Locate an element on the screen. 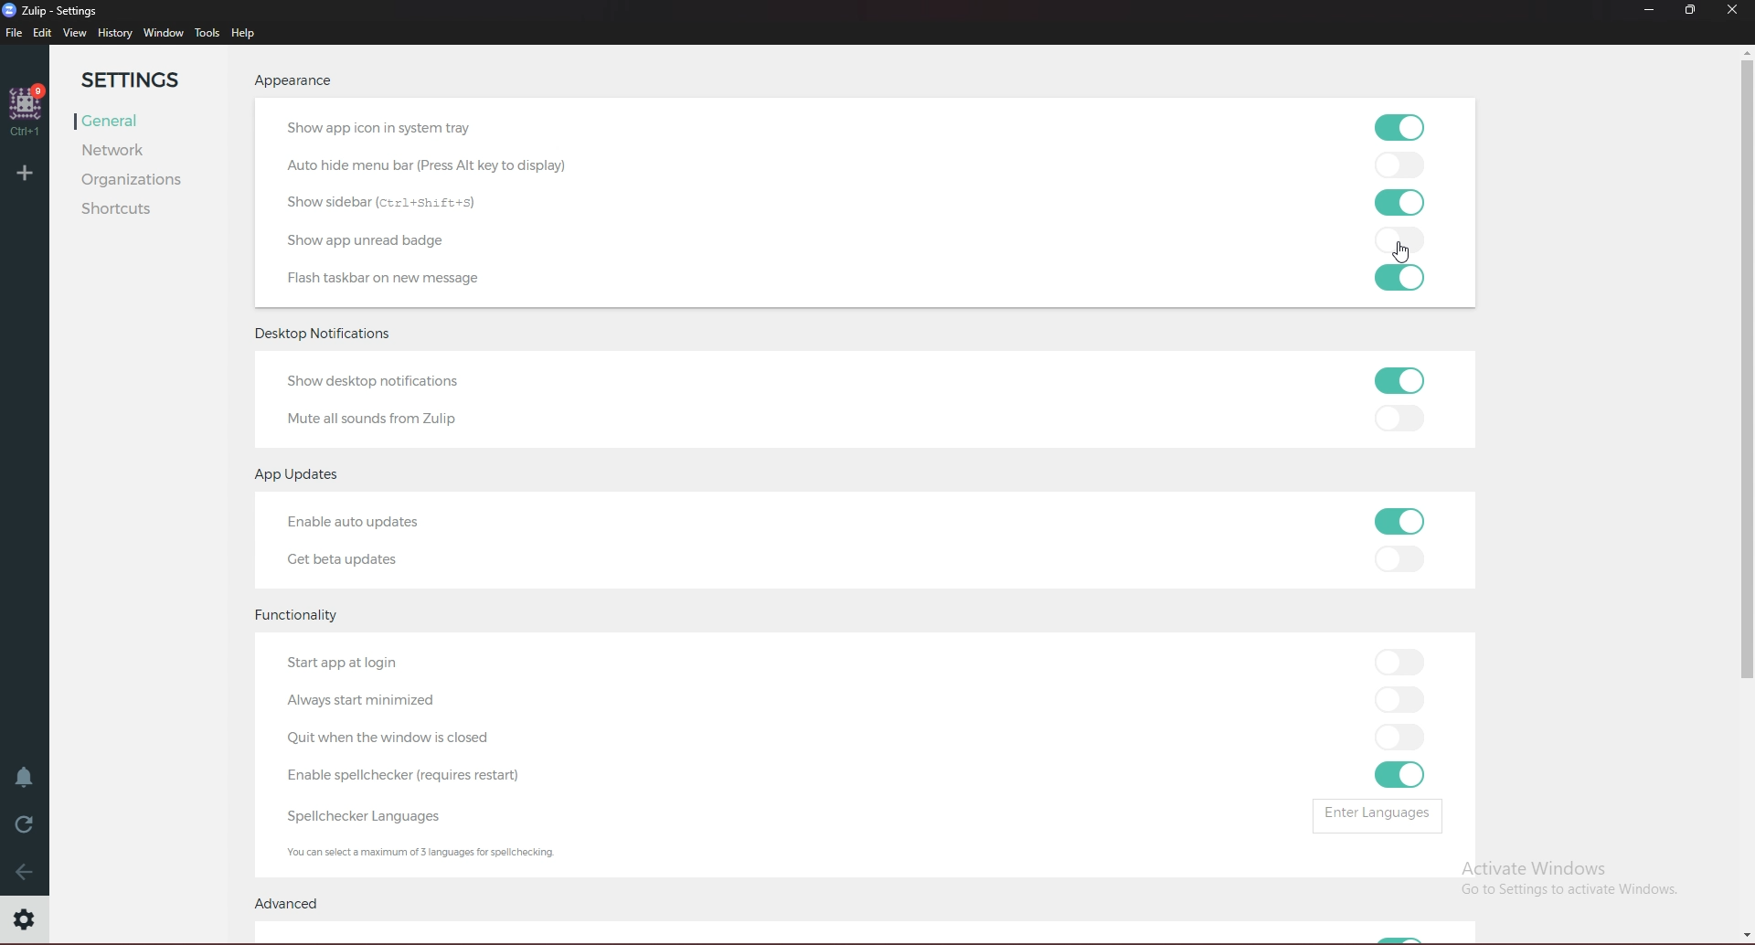 The width and height of the screenshot is (1755, 945). Appearance is located at coordinates (291, 82).